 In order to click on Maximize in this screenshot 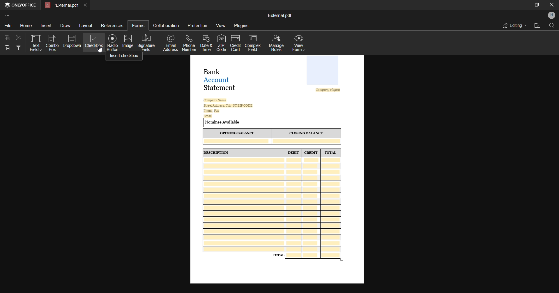, I will do `click(537, 5)`.